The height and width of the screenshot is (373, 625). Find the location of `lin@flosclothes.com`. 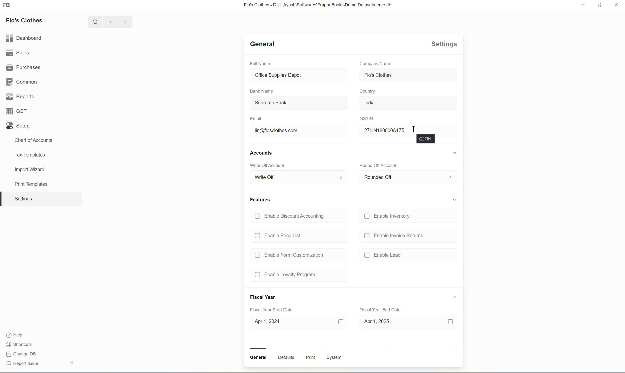

lin@flosclothes.com is located at coordinates (299, 130).